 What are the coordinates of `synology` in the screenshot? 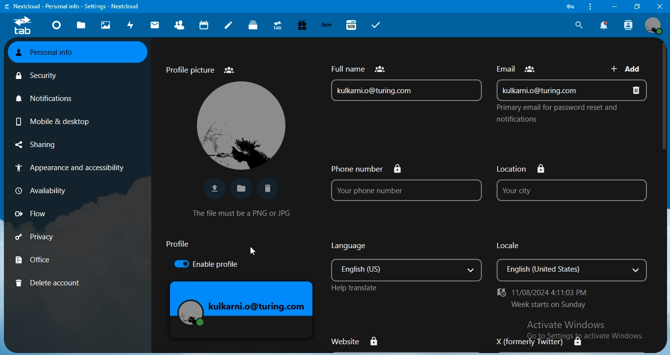 It's located at (328, 25).